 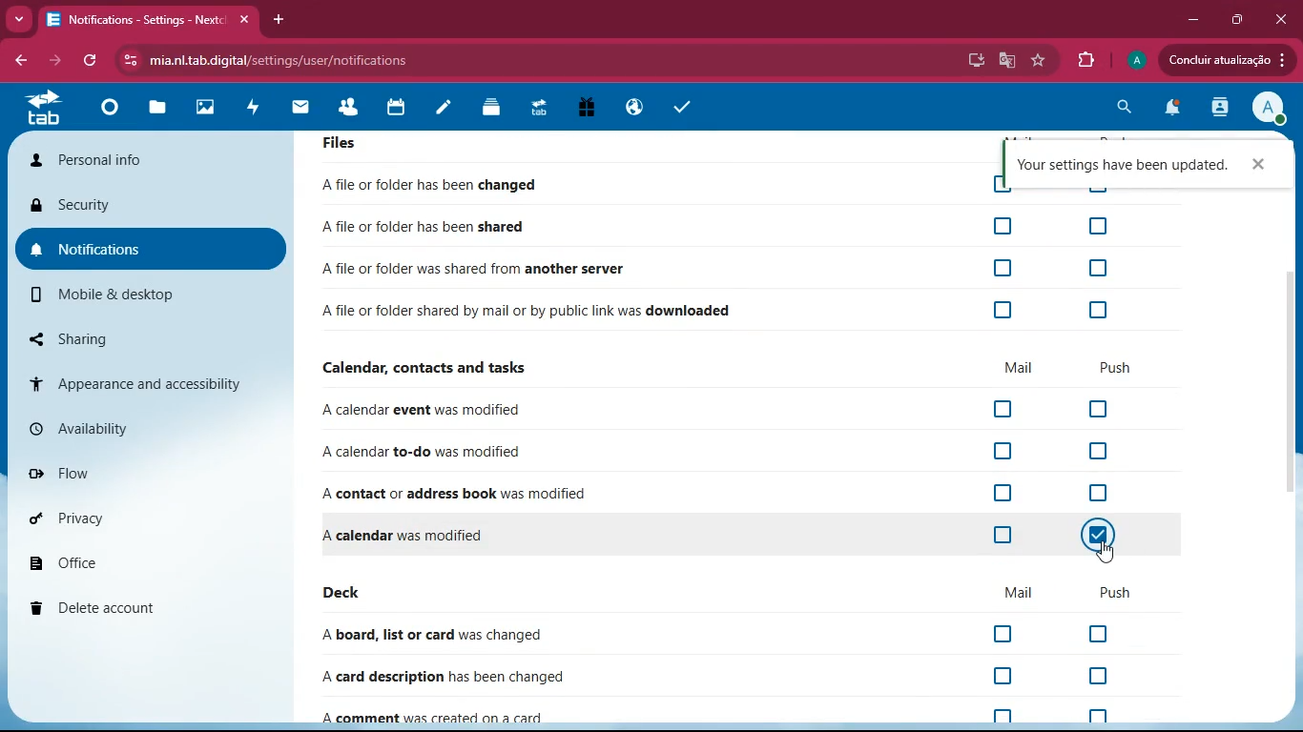 I want to click on appearance, so click(x=134, y=381).